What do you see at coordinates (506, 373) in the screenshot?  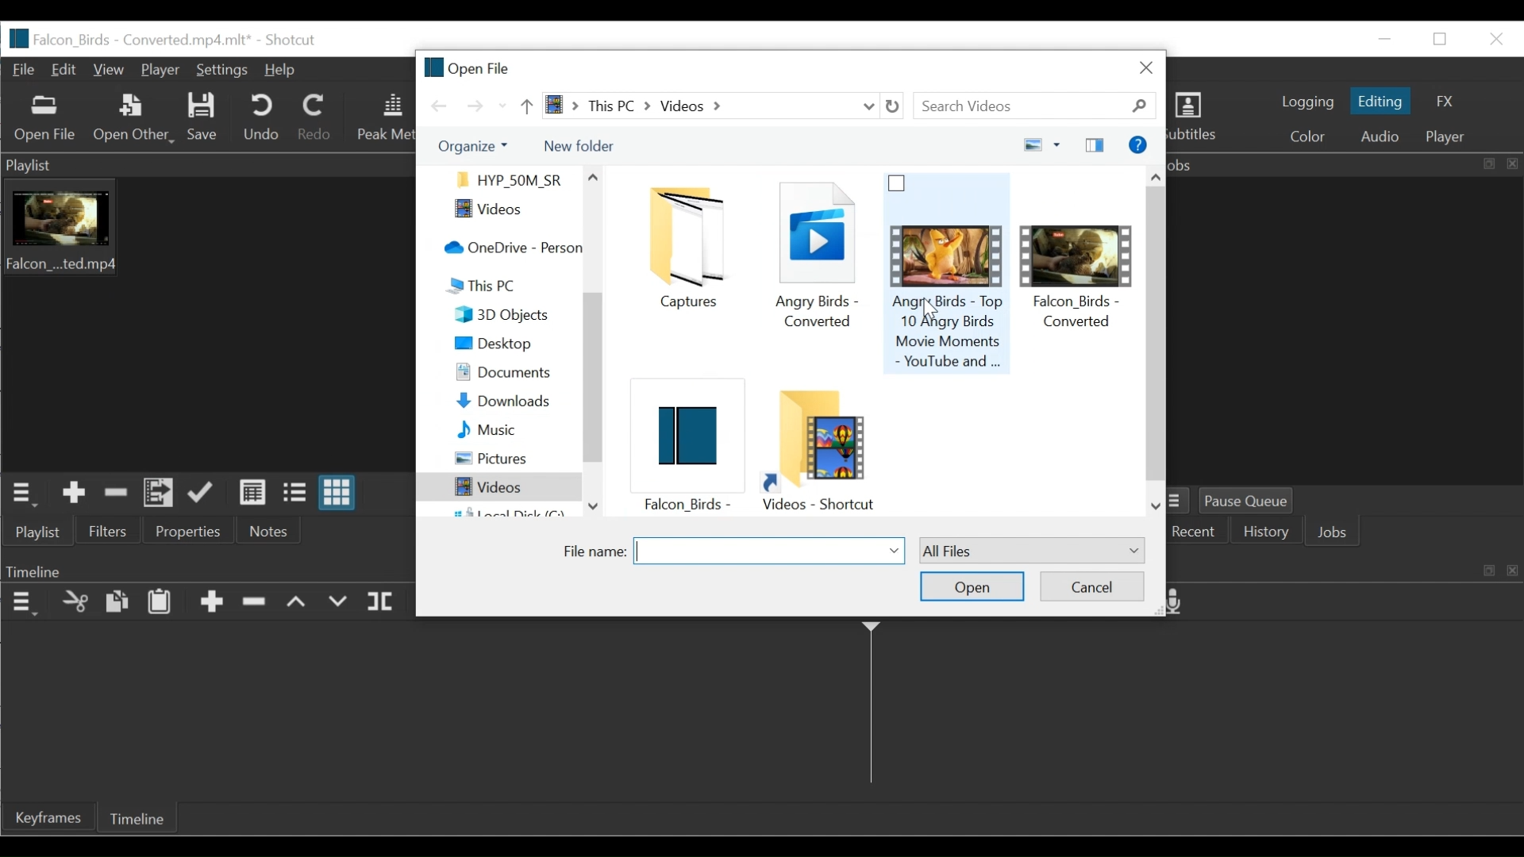 I see `Documents` at bounding box center [506, 373].